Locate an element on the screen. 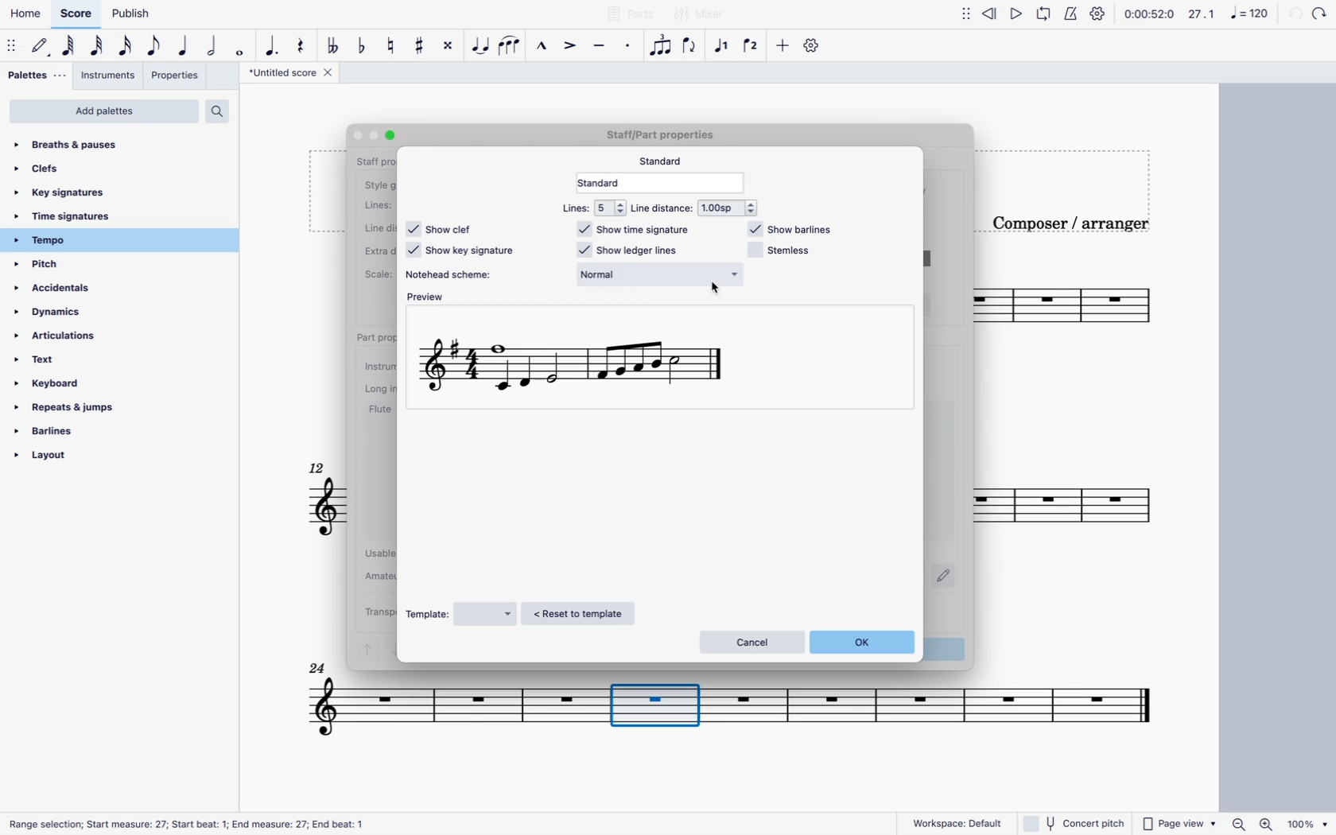  tie is located at coordinates (479, 49).